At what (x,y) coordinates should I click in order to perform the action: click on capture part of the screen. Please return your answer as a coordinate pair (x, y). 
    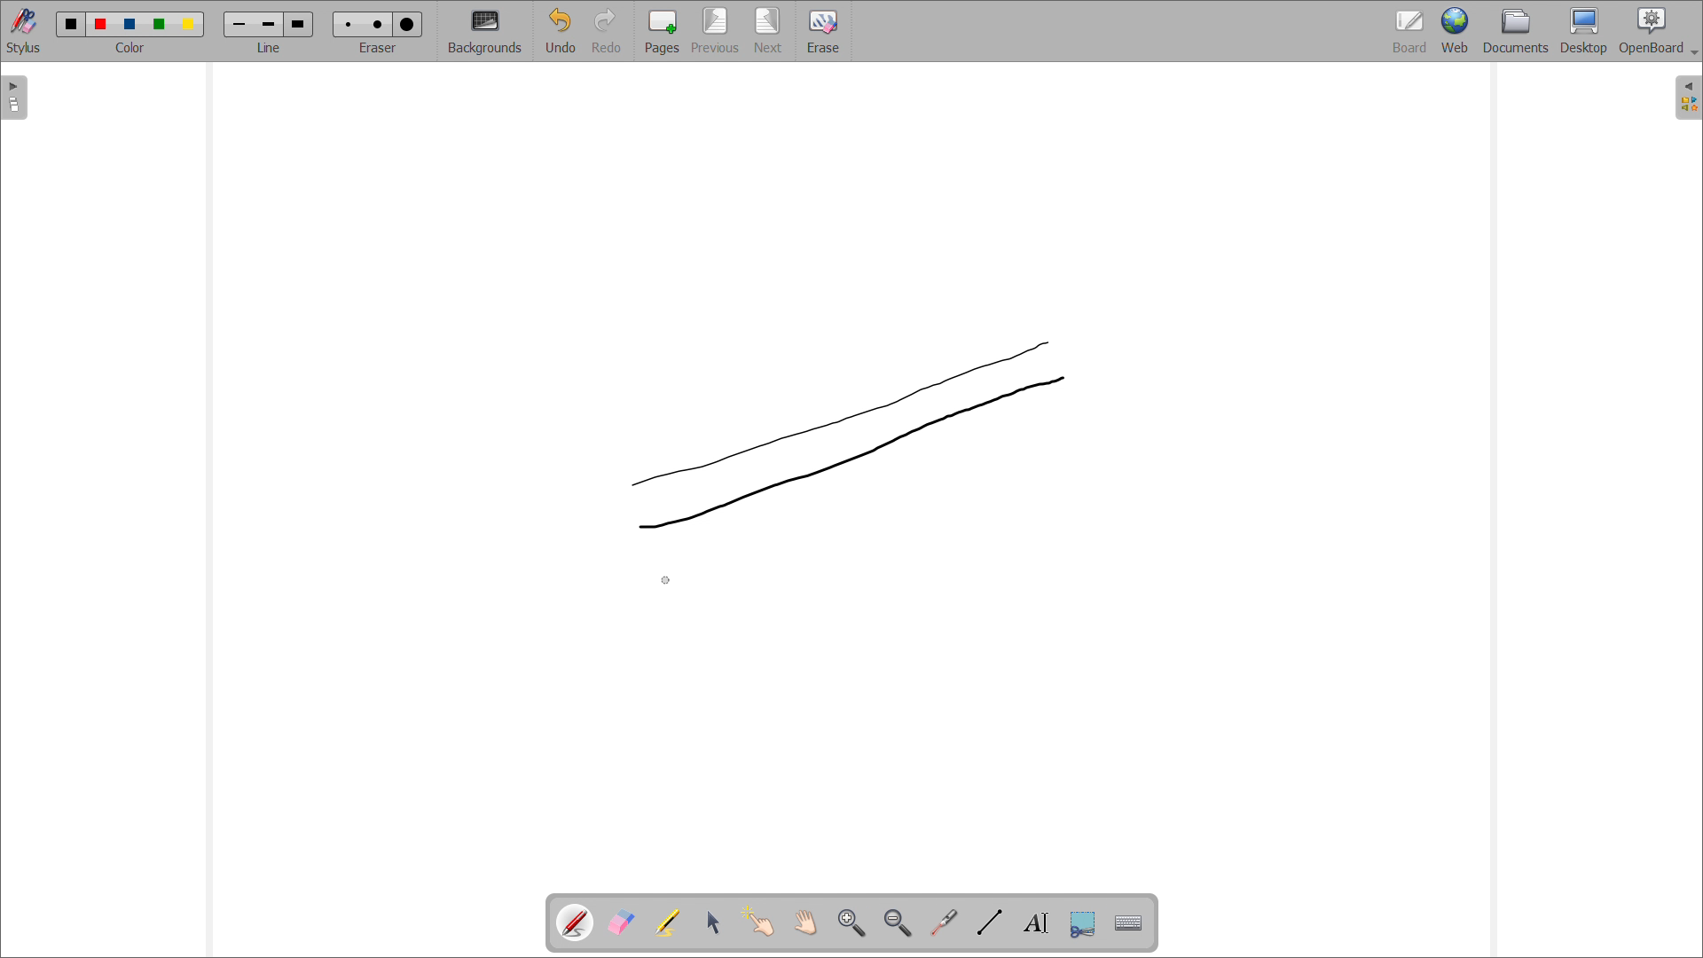
    Looking at the image, I should click on (1083, 923).